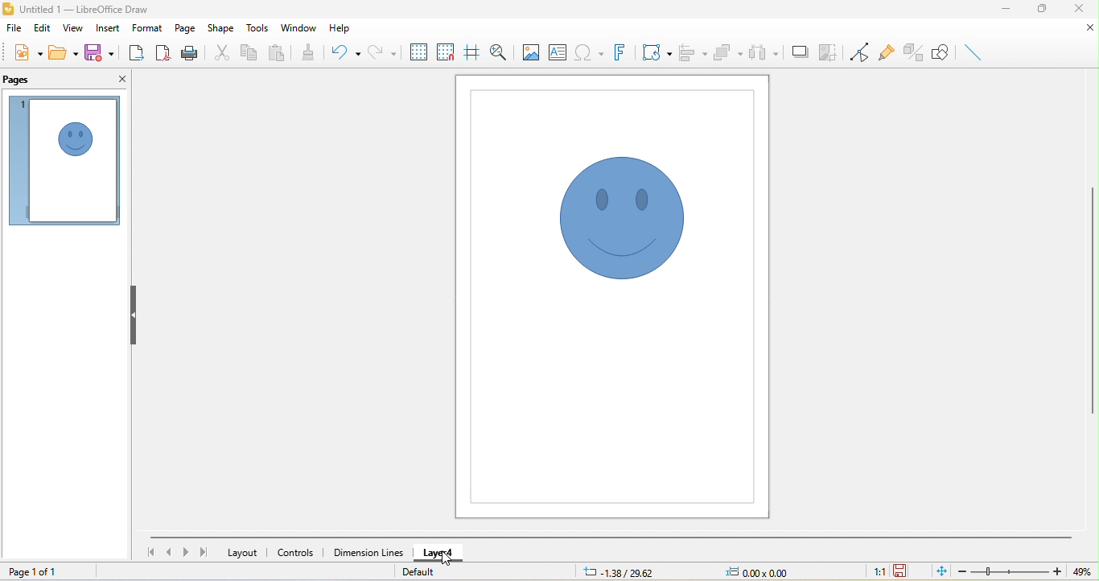  I want to click on dimension lines, so click(368, 551).